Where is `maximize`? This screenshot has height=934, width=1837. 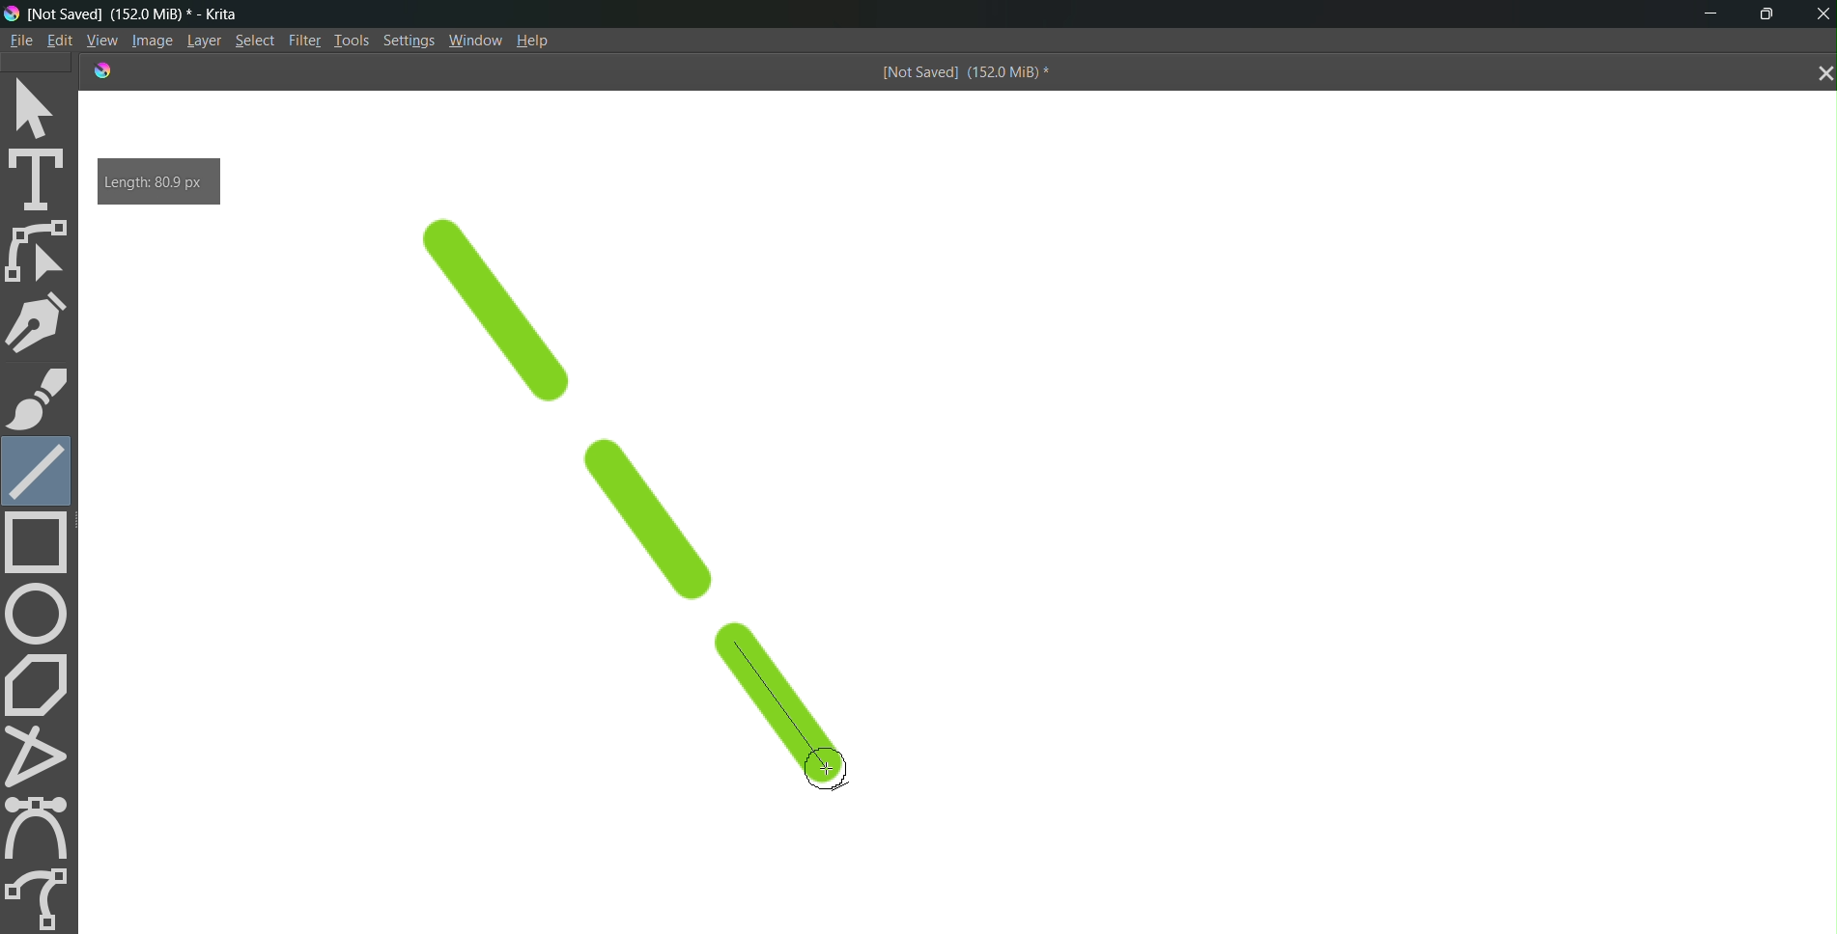
maximize is located at coordinates (1772, 12).